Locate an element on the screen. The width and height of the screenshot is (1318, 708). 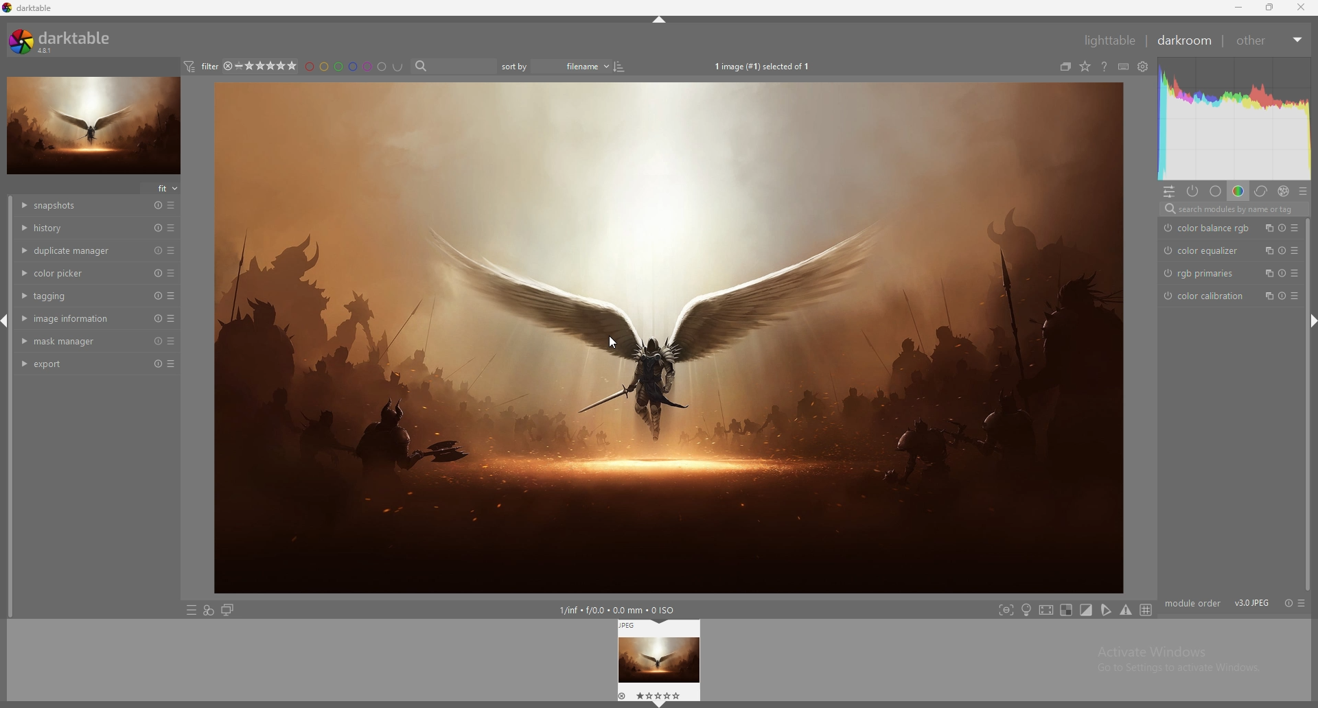
reset is located at coordinates (1281, 296).